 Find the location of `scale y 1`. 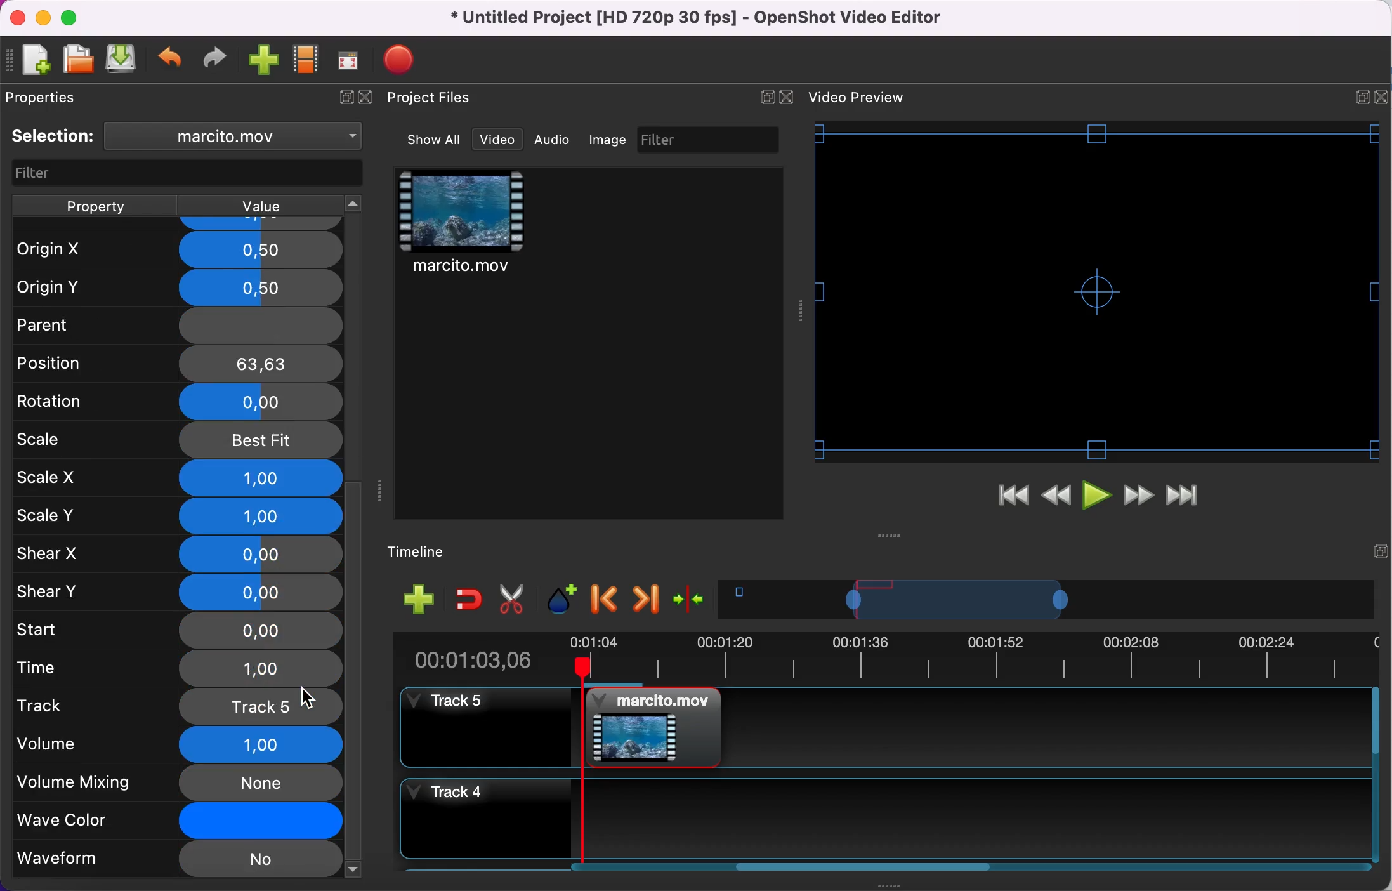

scale y 1 is located at coordinates (183, 518).